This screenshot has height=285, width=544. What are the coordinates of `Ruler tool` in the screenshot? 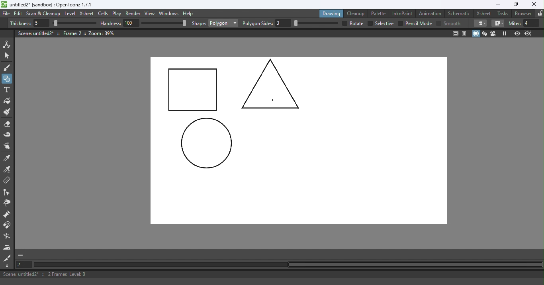 It's located at (7, 181).